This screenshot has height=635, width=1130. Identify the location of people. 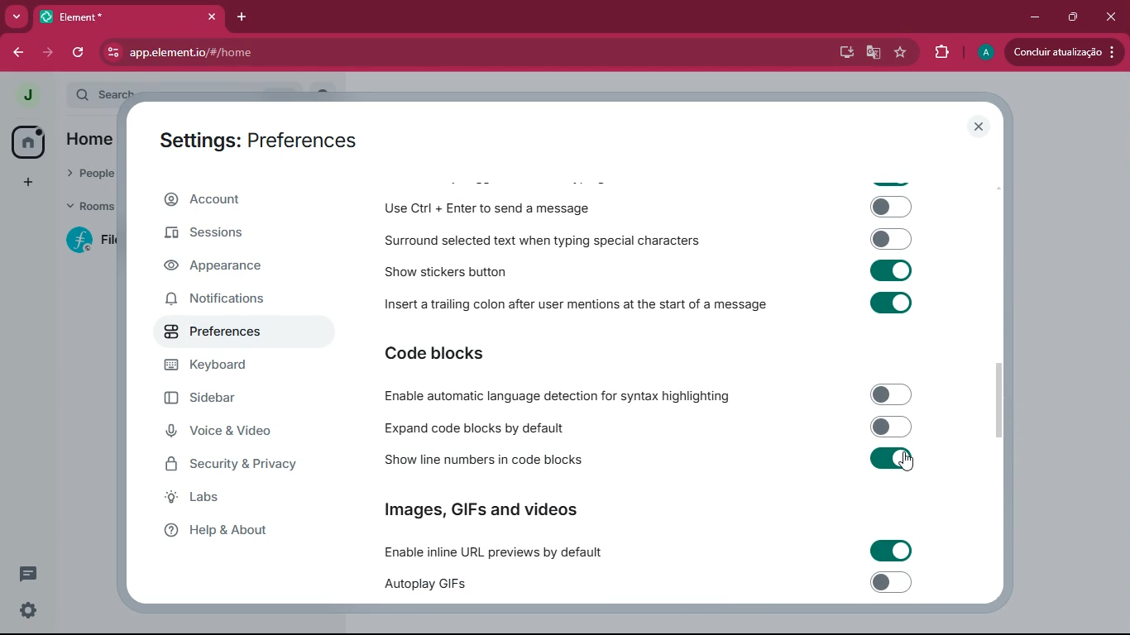
(87, 172).